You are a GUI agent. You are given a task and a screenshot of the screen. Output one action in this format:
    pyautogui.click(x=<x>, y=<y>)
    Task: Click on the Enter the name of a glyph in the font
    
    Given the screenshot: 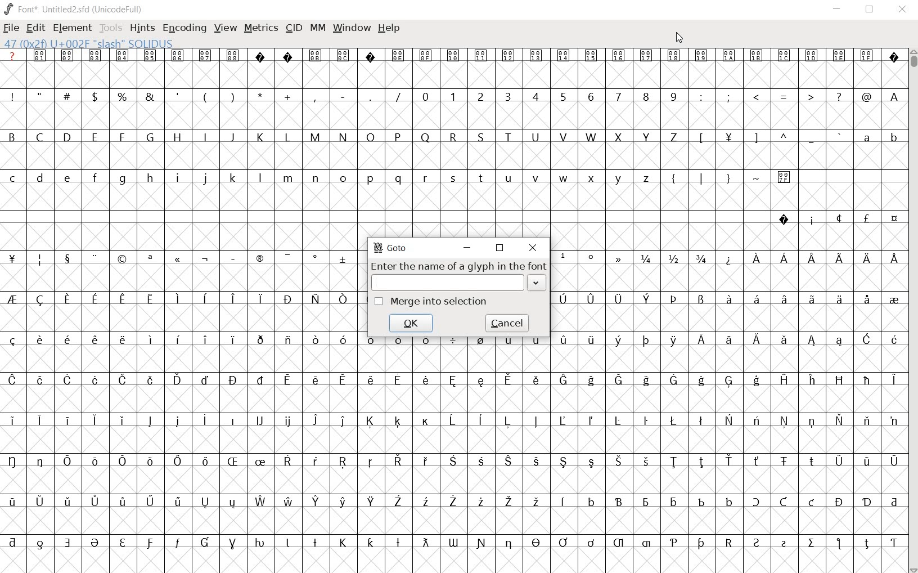 What is the action you would take?
    pyautogui.click(x=461, y=266)
    